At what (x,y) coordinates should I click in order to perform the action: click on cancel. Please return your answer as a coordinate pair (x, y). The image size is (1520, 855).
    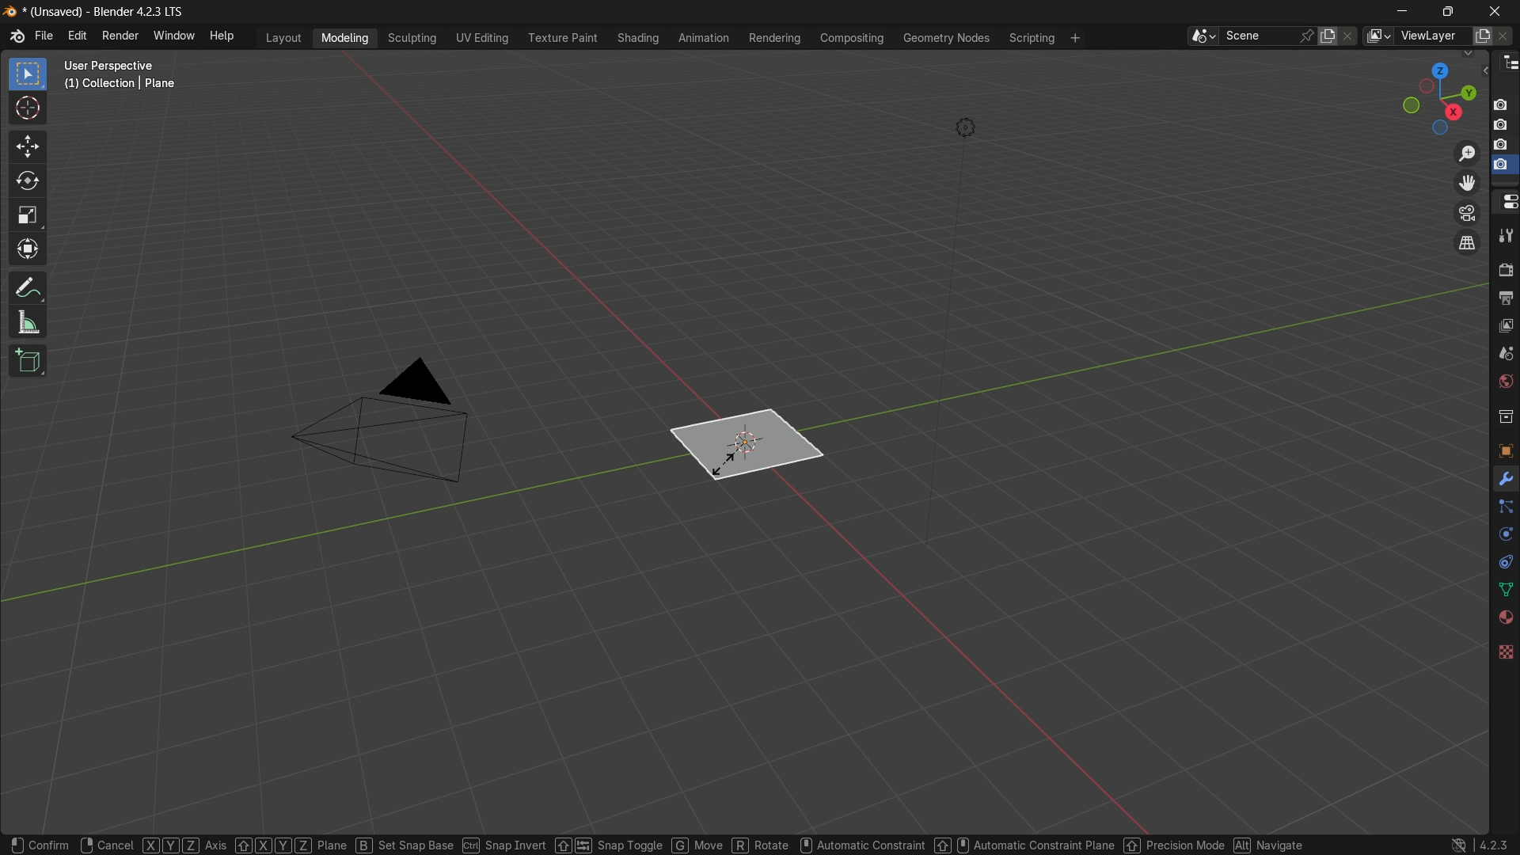
    Looking at the image, I should click on (107, 838).